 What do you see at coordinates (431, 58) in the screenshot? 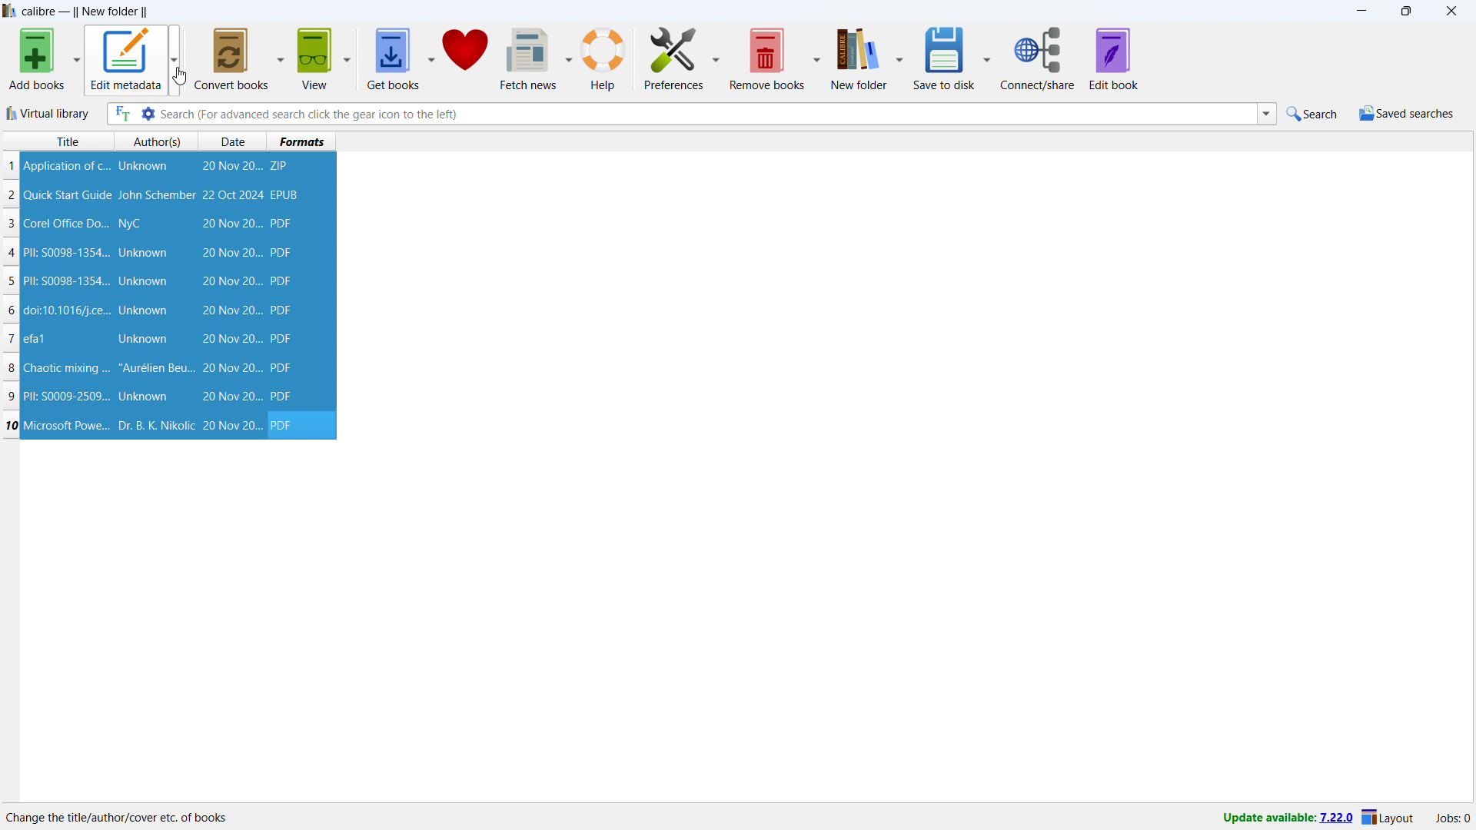
I see `get books options` at bounding box center [431, 58].